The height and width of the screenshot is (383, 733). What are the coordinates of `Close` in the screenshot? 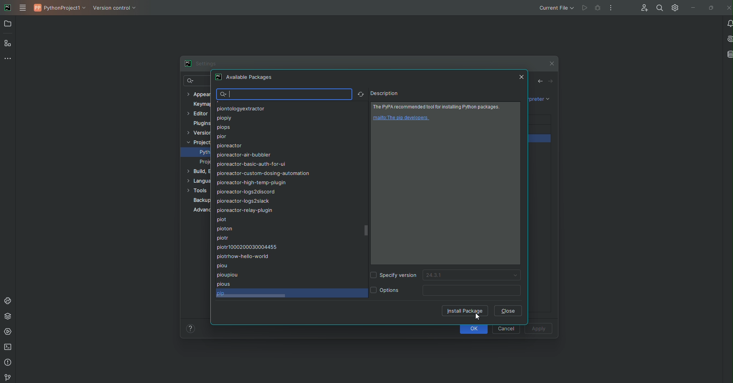 It's located at (728, 7).